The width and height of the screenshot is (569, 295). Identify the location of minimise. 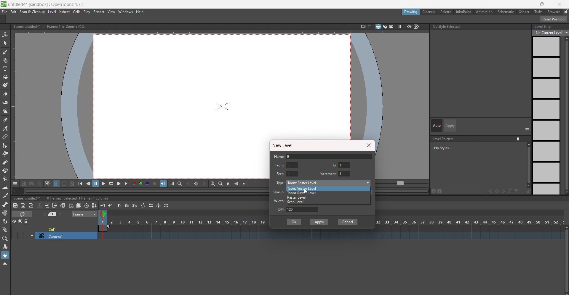
(525, 4).